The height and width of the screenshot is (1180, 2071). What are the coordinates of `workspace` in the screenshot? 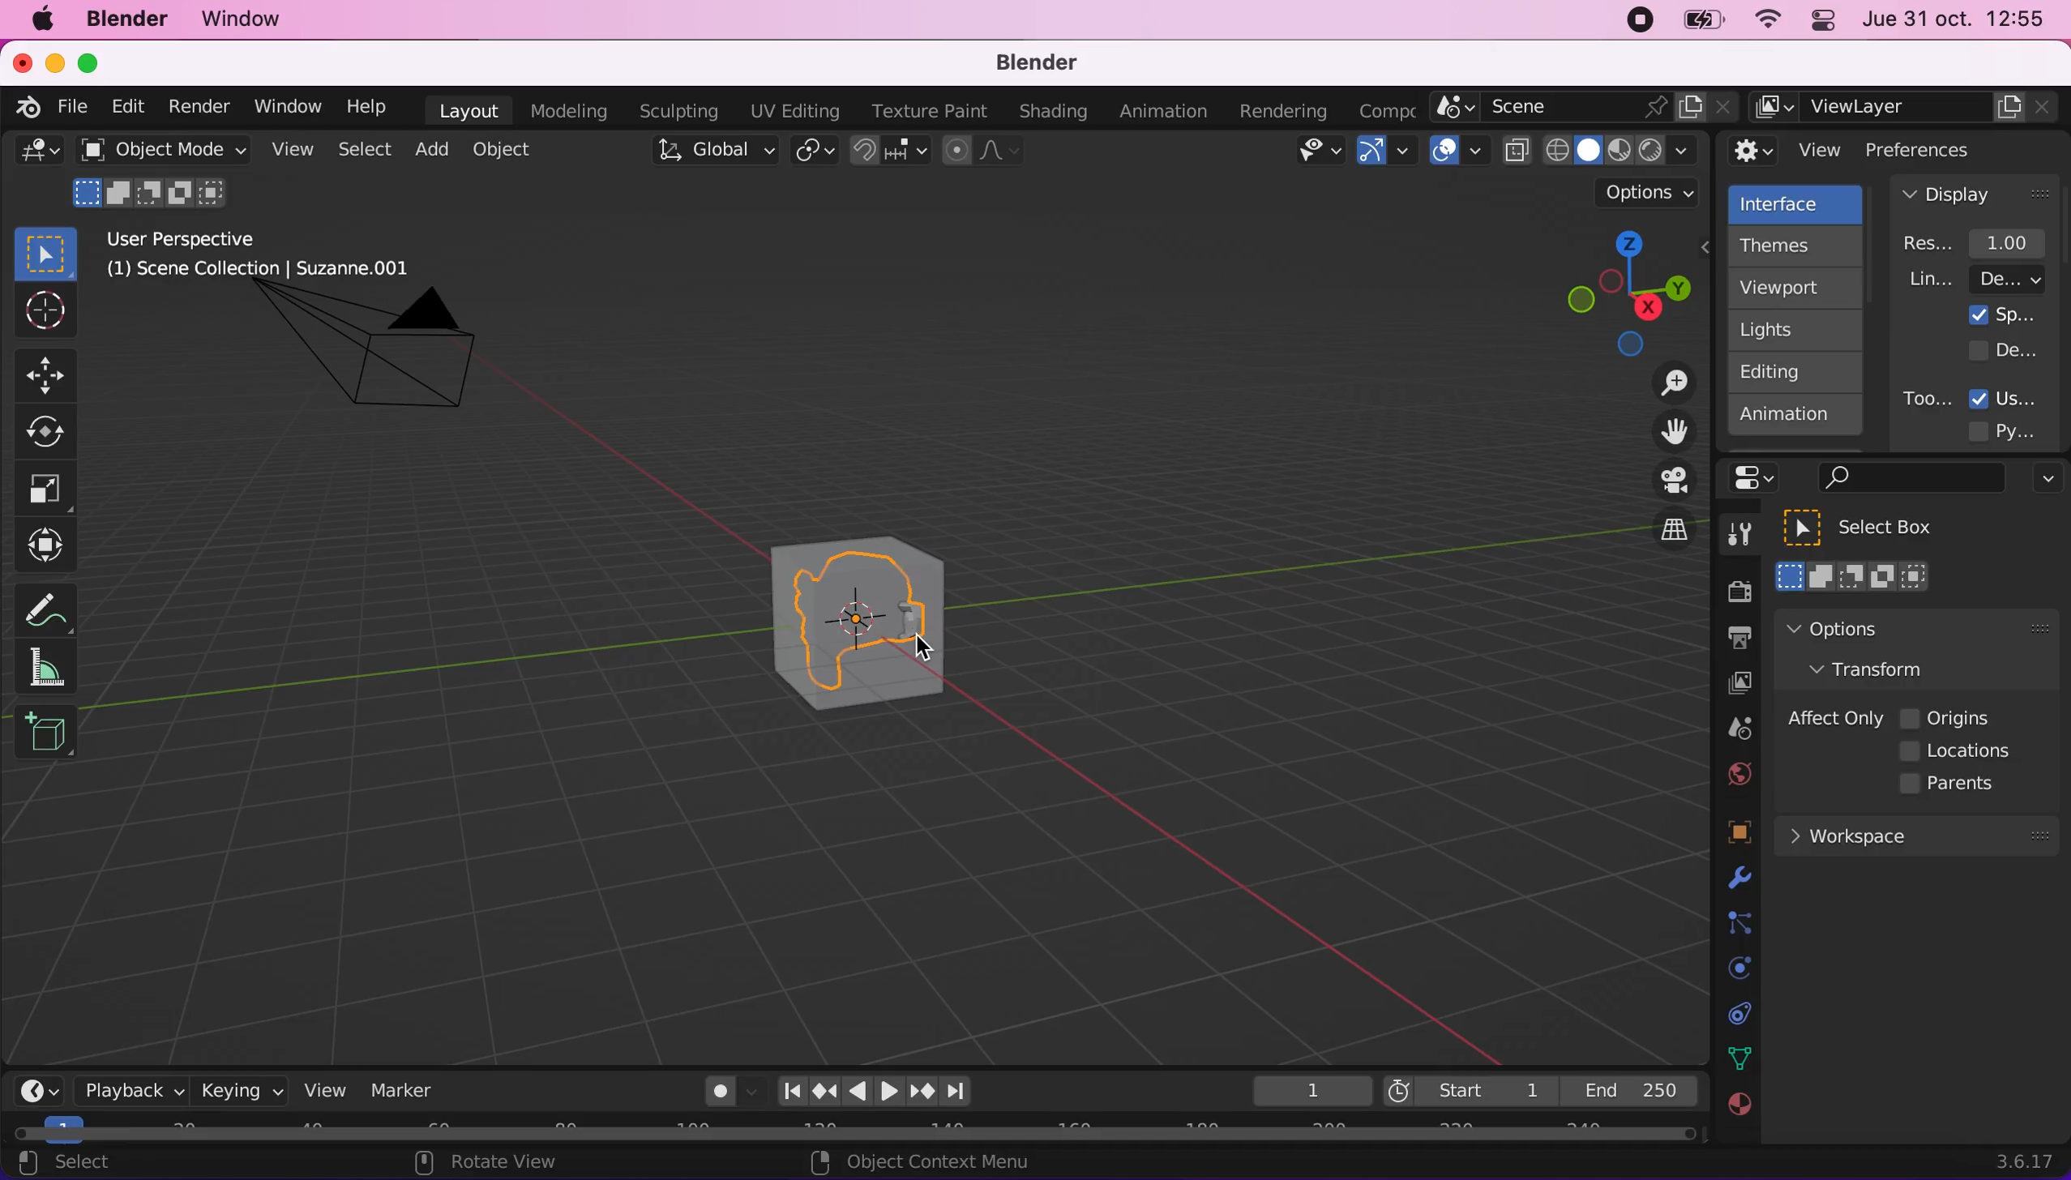 It's located at (1915, 834).